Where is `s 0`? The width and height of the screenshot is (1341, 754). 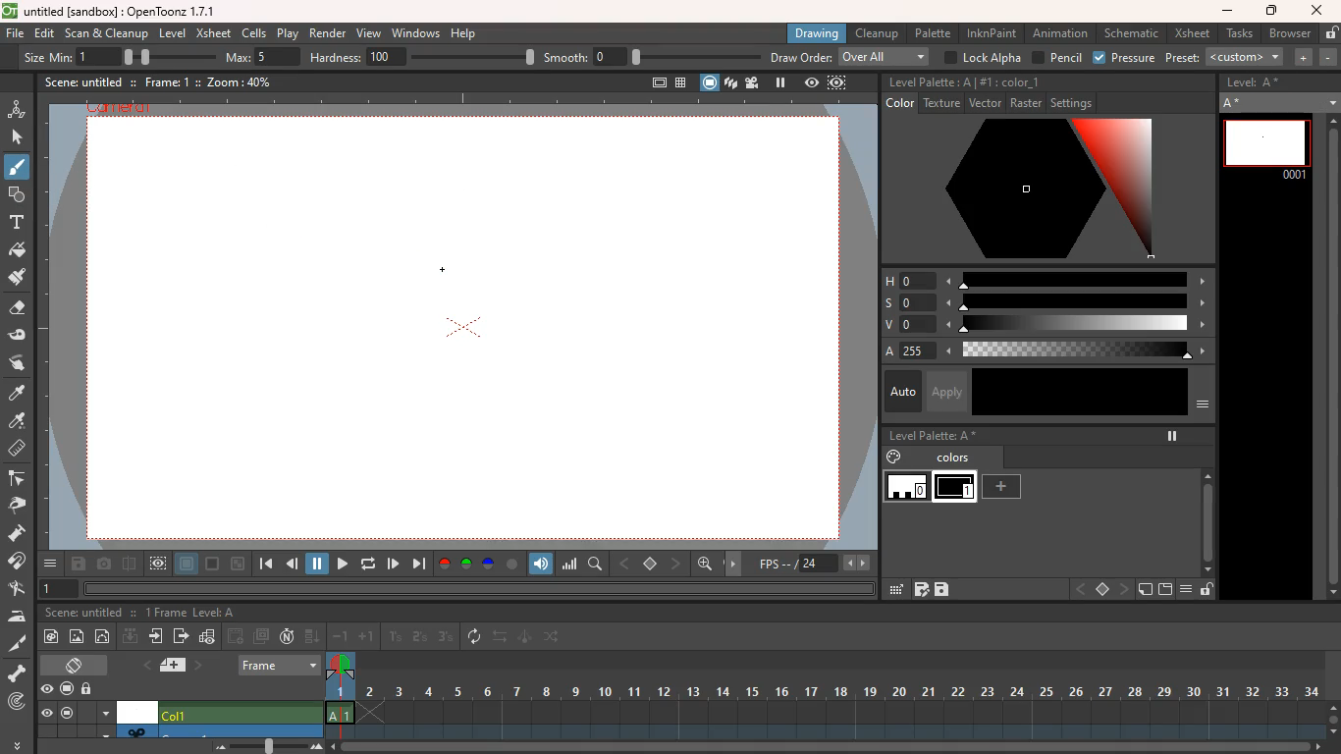 s 0 is located at coordinates (906, 301).